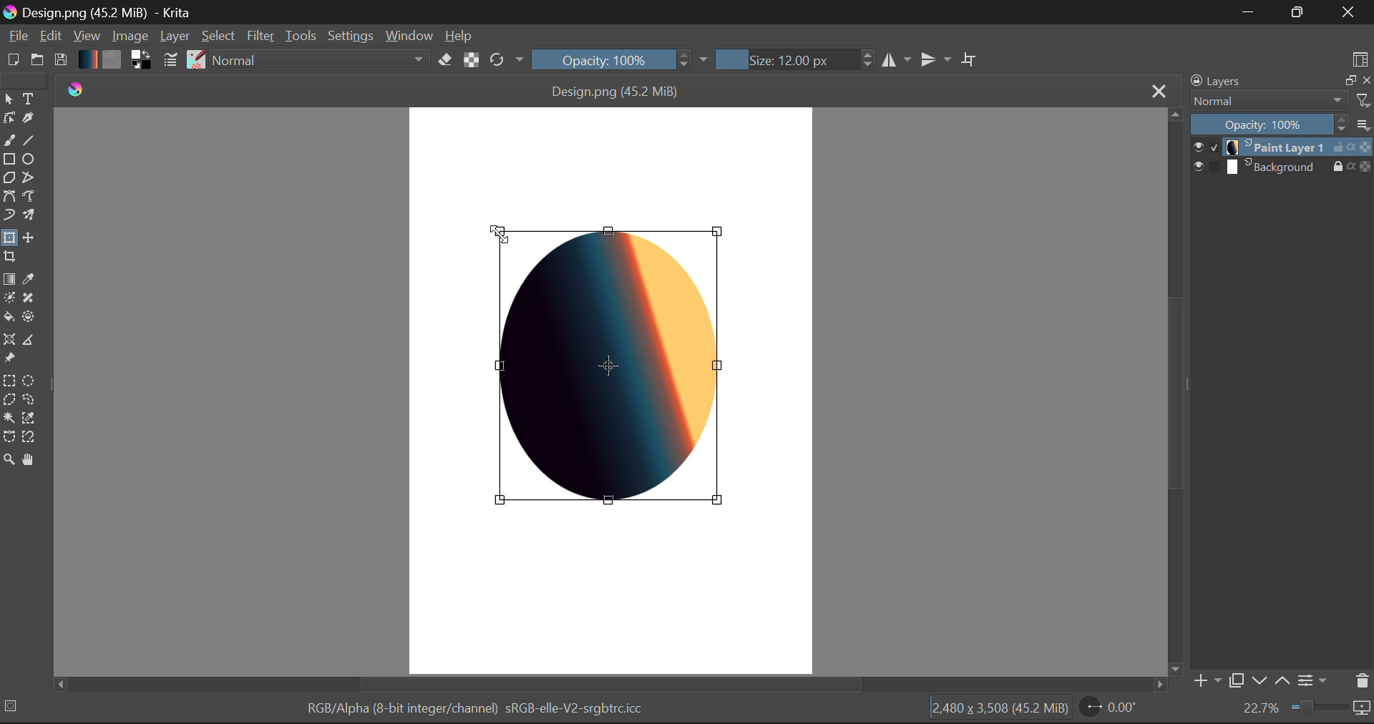 The width and height of the screenshot is (1374, 724). What do you see at coordinates (459, 34) in the screenshot?
I see `Help` at bounding box center [459, 34].